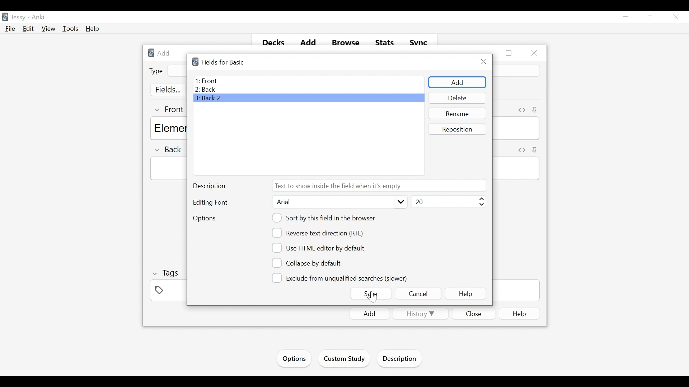  Describe the element at coordinates (457, 114) in the screenshot. I see `Rename` at that location.